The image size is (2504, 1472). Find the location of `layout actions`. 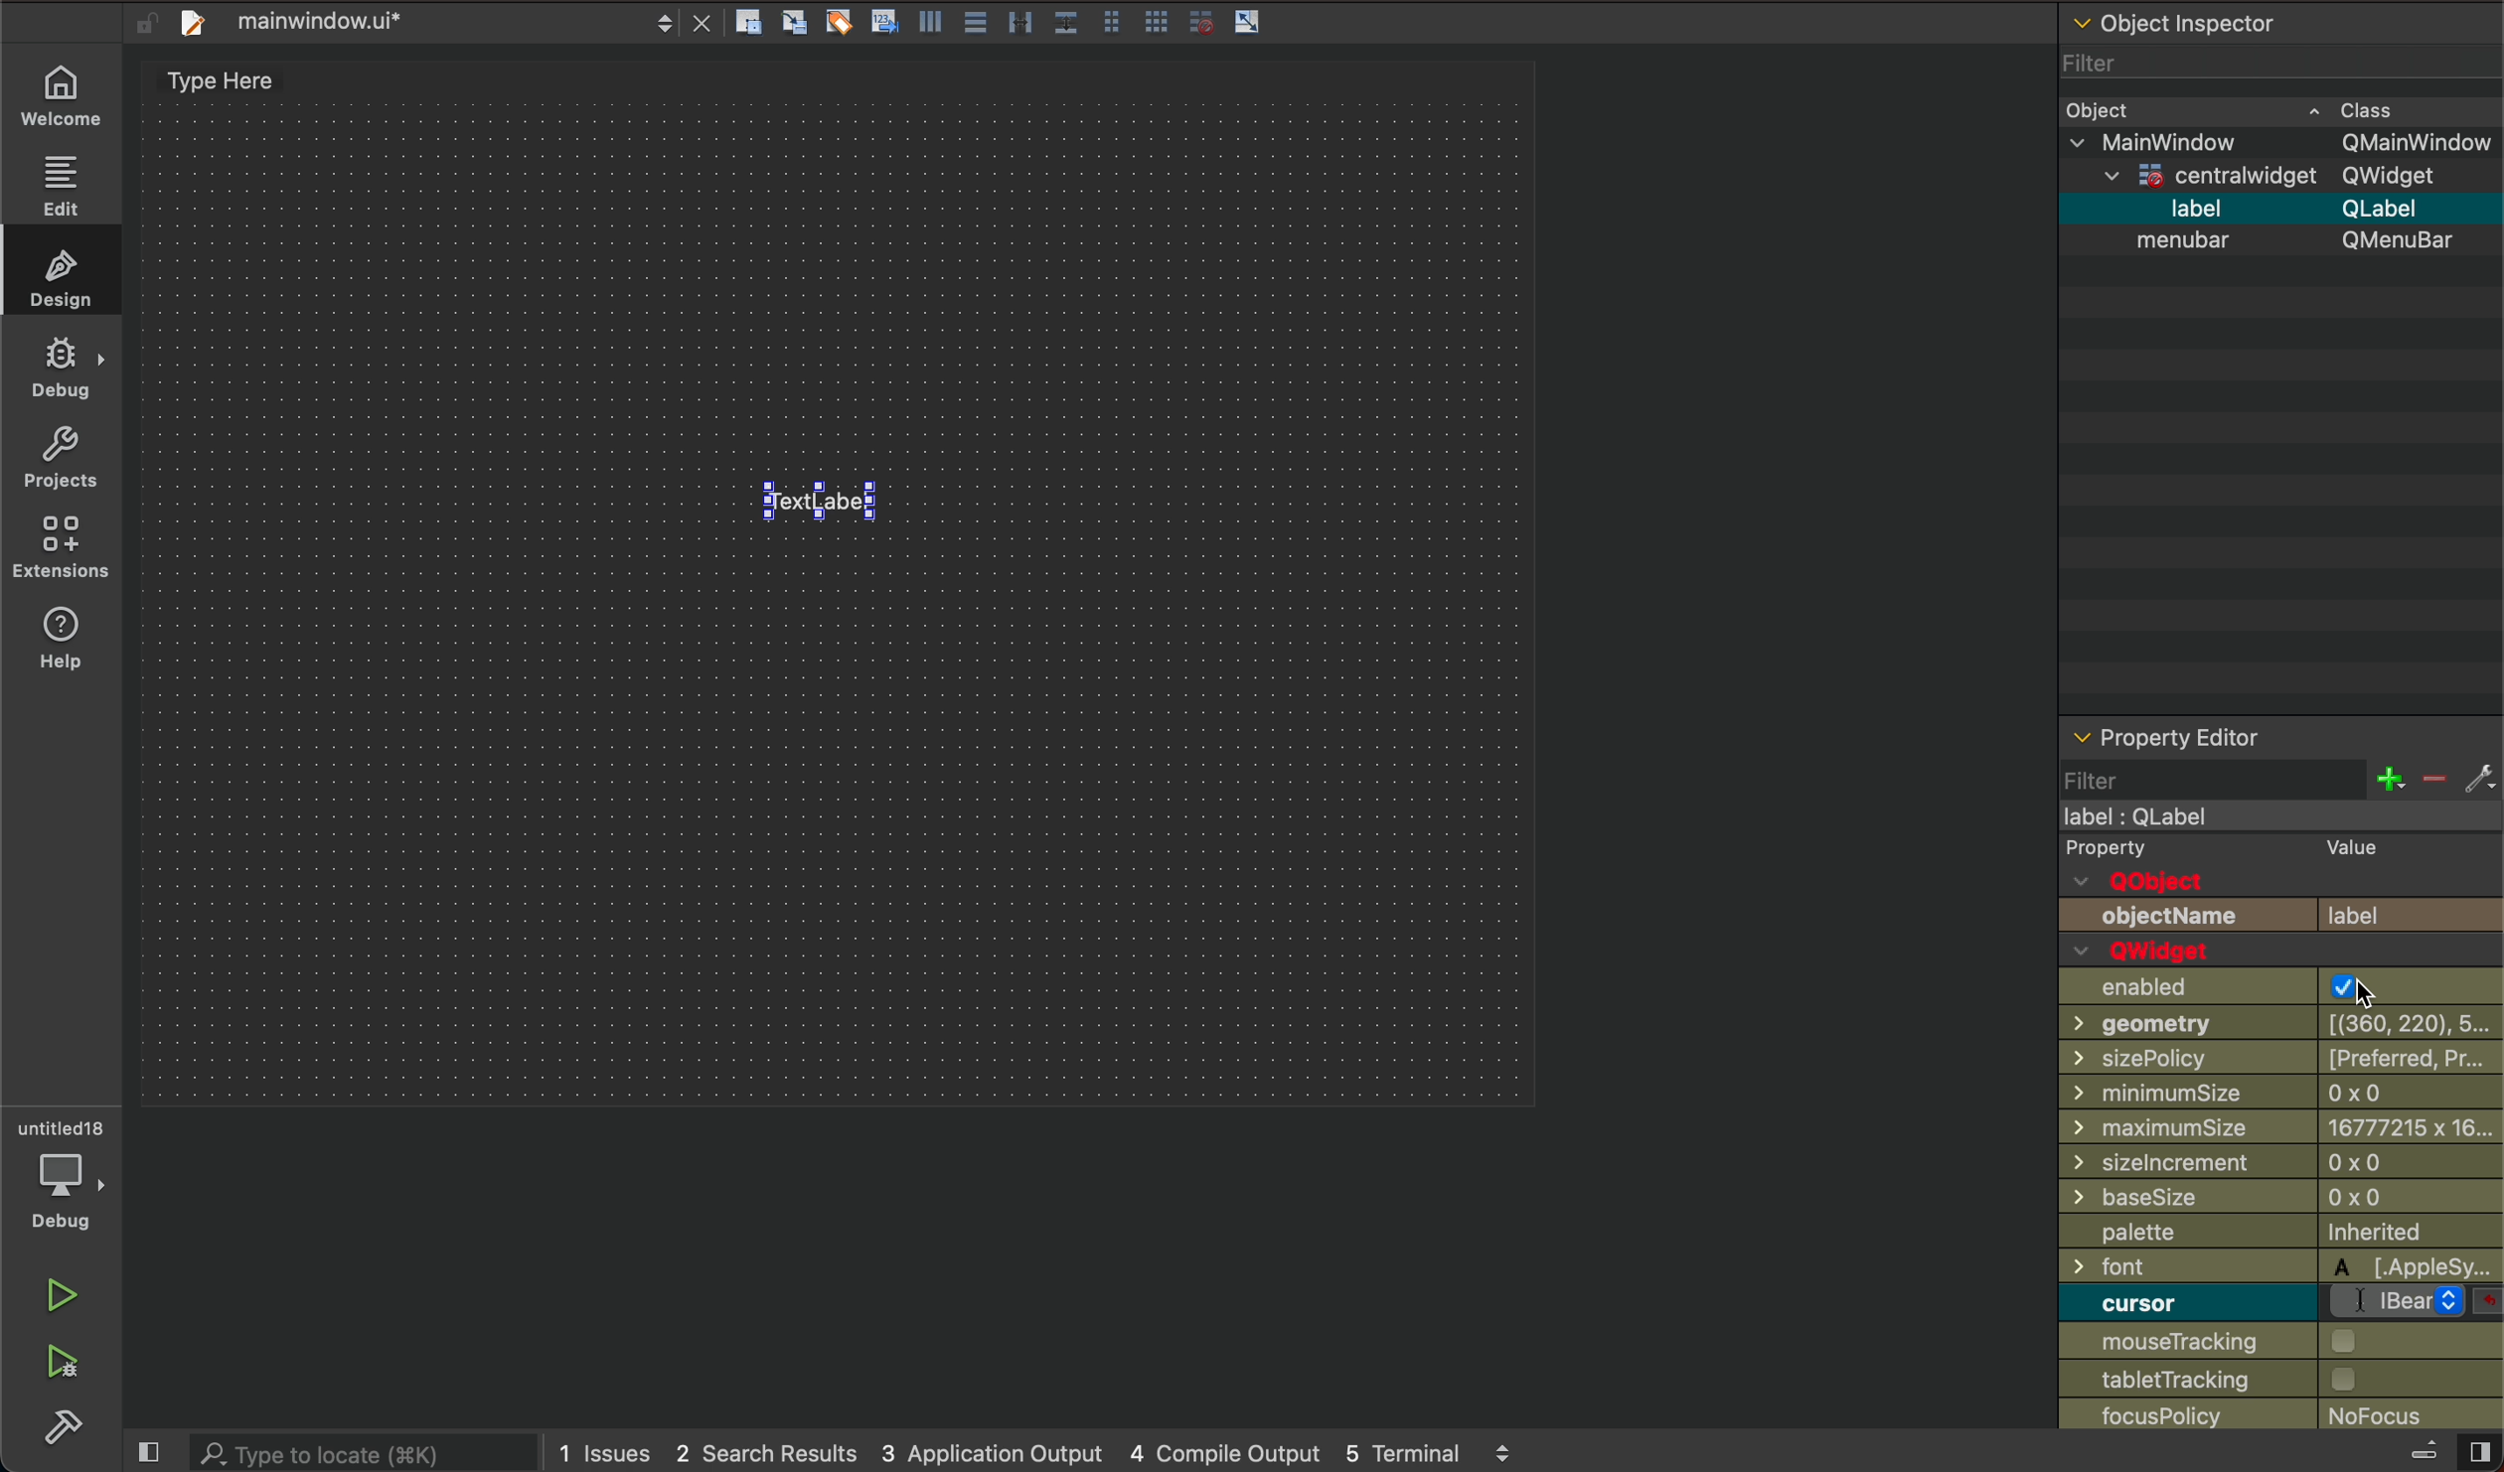

layout actions is located at coordinates (1012, 21).